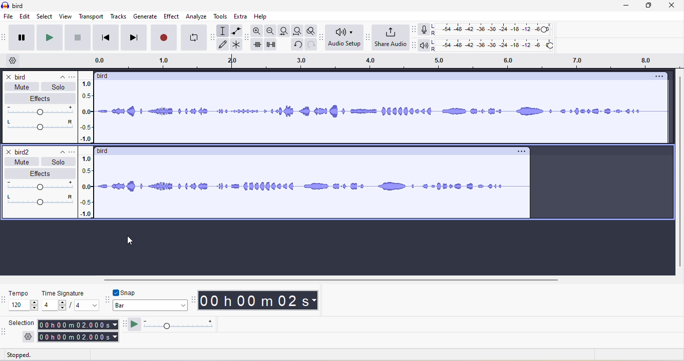 This screenshot has height=361, width=684. Describe the element at coordinates (224, 45) in the screenshot. I see `draw tool` at that location.